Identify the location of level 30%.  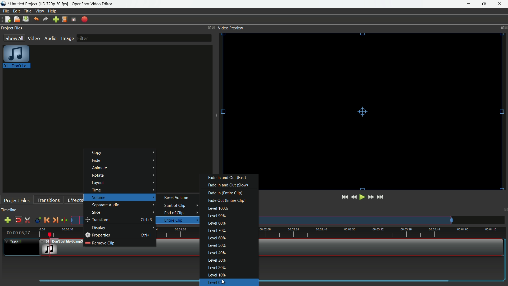
(216, 260).